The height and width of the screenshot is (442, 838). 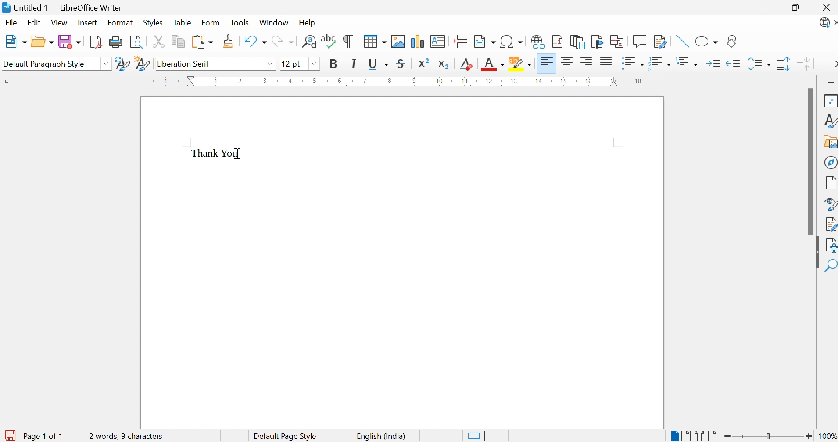 What do you see at coordinates (9, 435) in the screenshot?
I see `The document has been modified. Click to save the document.` at bounding box center [9, 435].